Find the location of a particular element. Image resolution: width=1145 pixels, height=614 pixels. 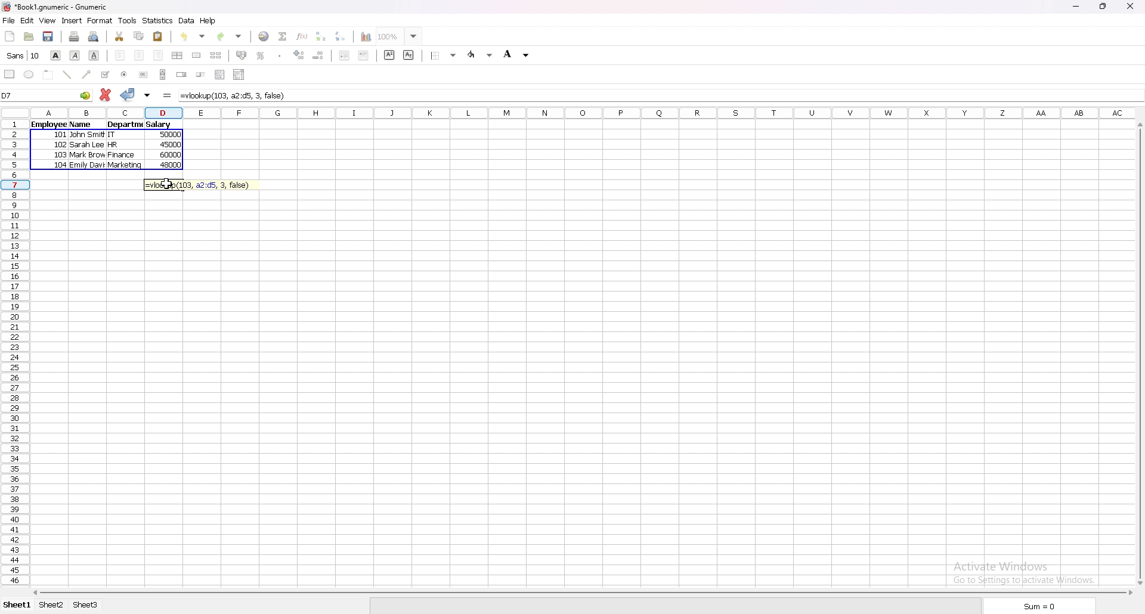

percentage is located at coordinates (261, 55).